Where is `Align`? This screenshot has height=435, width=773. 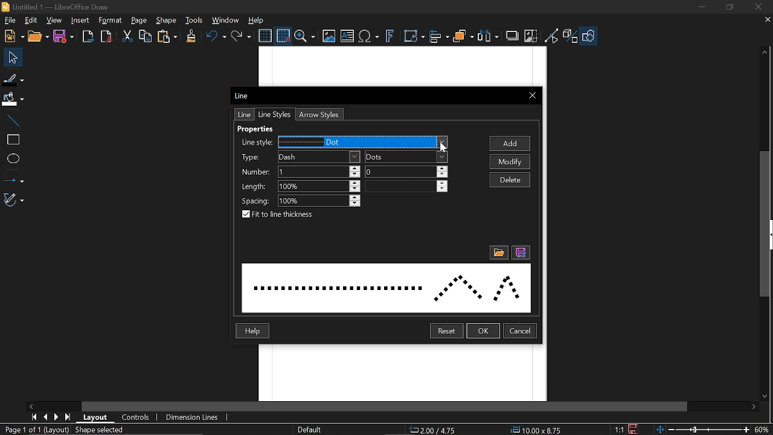 Align is located at coordinates (440, 37).